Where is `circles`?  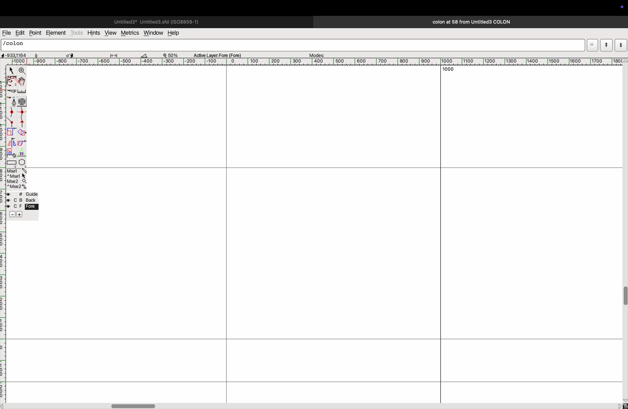 circles is located at coordinates (23, 101).